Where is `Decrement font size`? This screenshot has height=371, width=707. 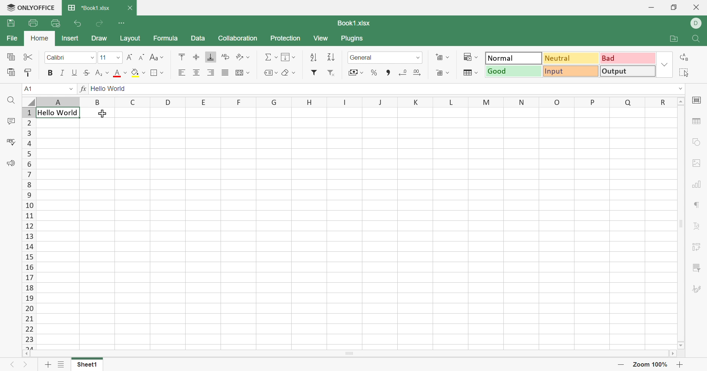 Decrement font size is located at coordinates (142, 56).